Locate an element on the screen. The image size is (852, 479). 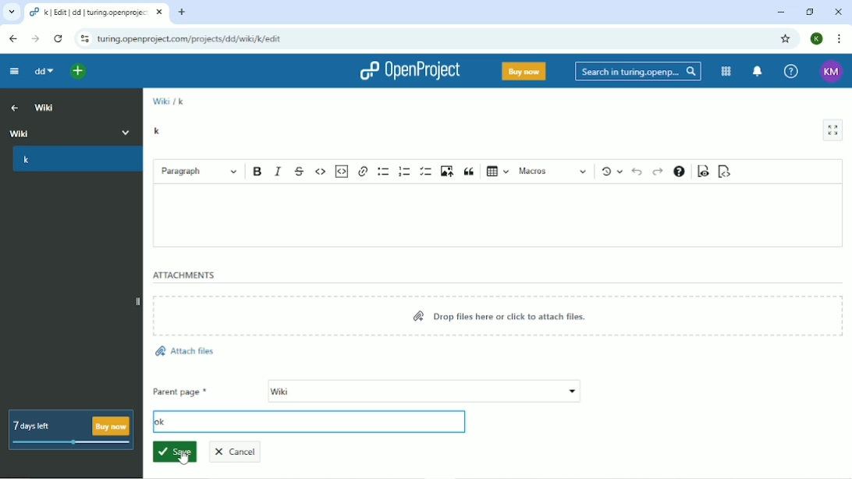
Minimize is located at coordinates (779, 12).